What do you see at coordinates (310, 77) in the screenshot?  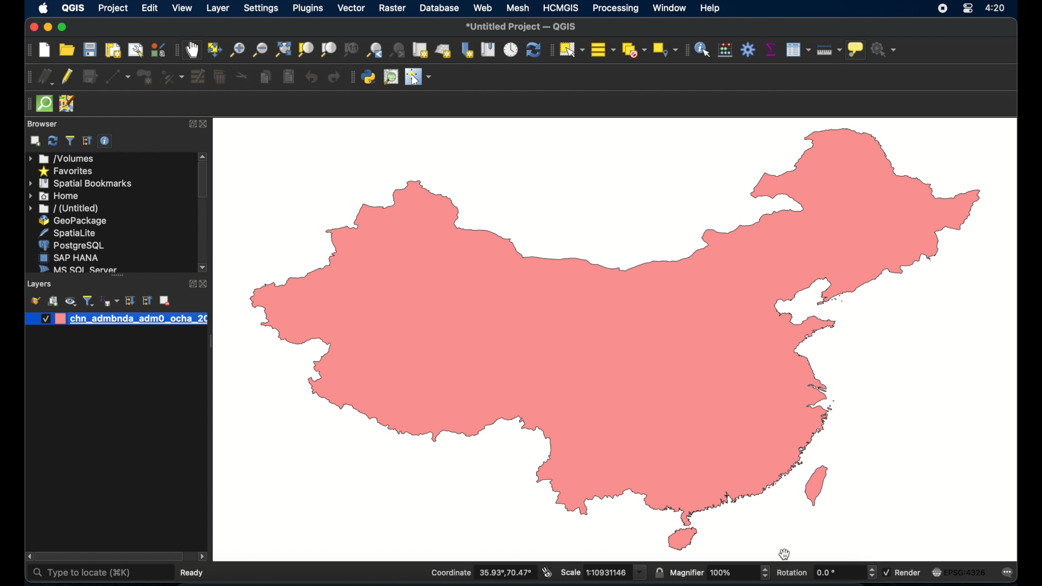 I see `undo` at bounding box center [310, 77].